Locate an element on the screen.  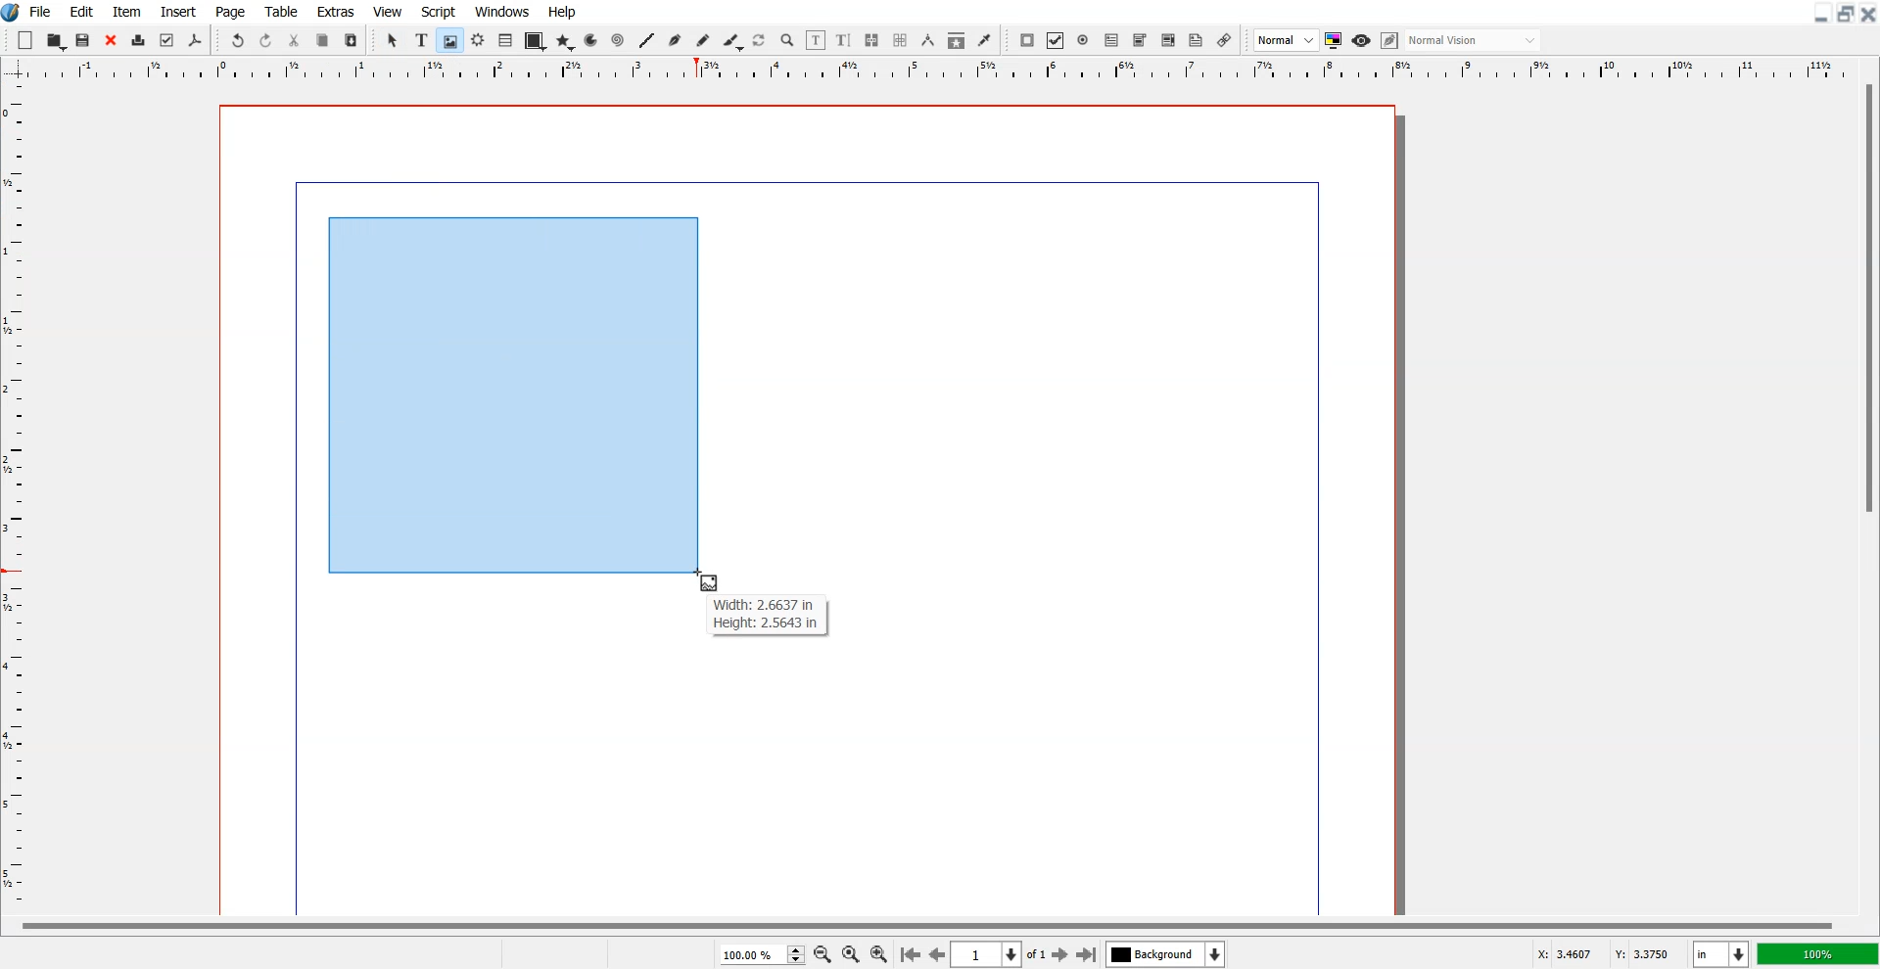
Edit Content of Frame is located at coordinates (817, 40).